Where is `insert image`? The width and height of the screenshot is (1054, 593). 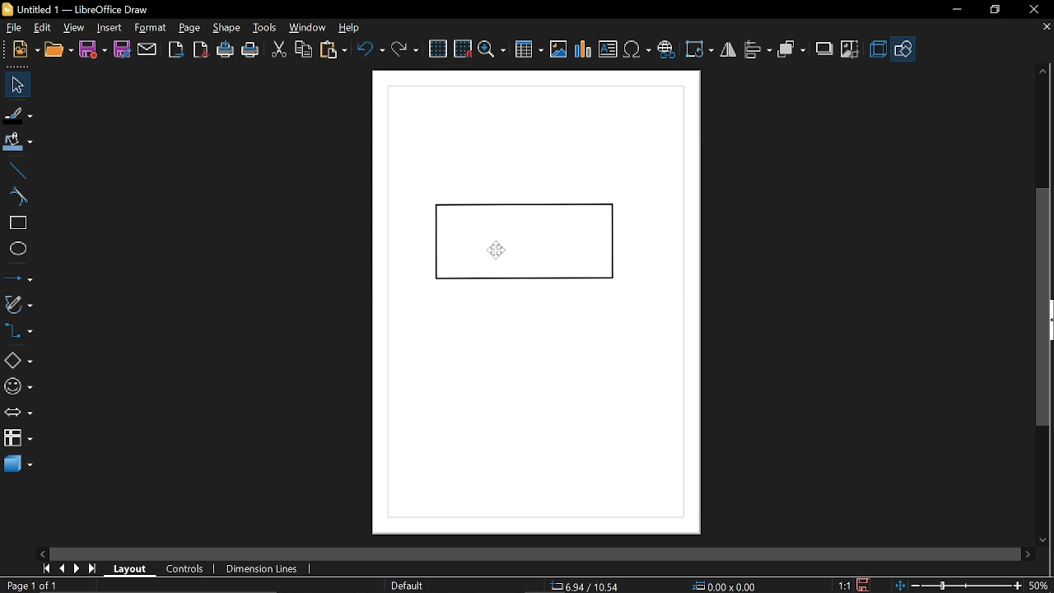
insert image is located at coordinates (557, 48).